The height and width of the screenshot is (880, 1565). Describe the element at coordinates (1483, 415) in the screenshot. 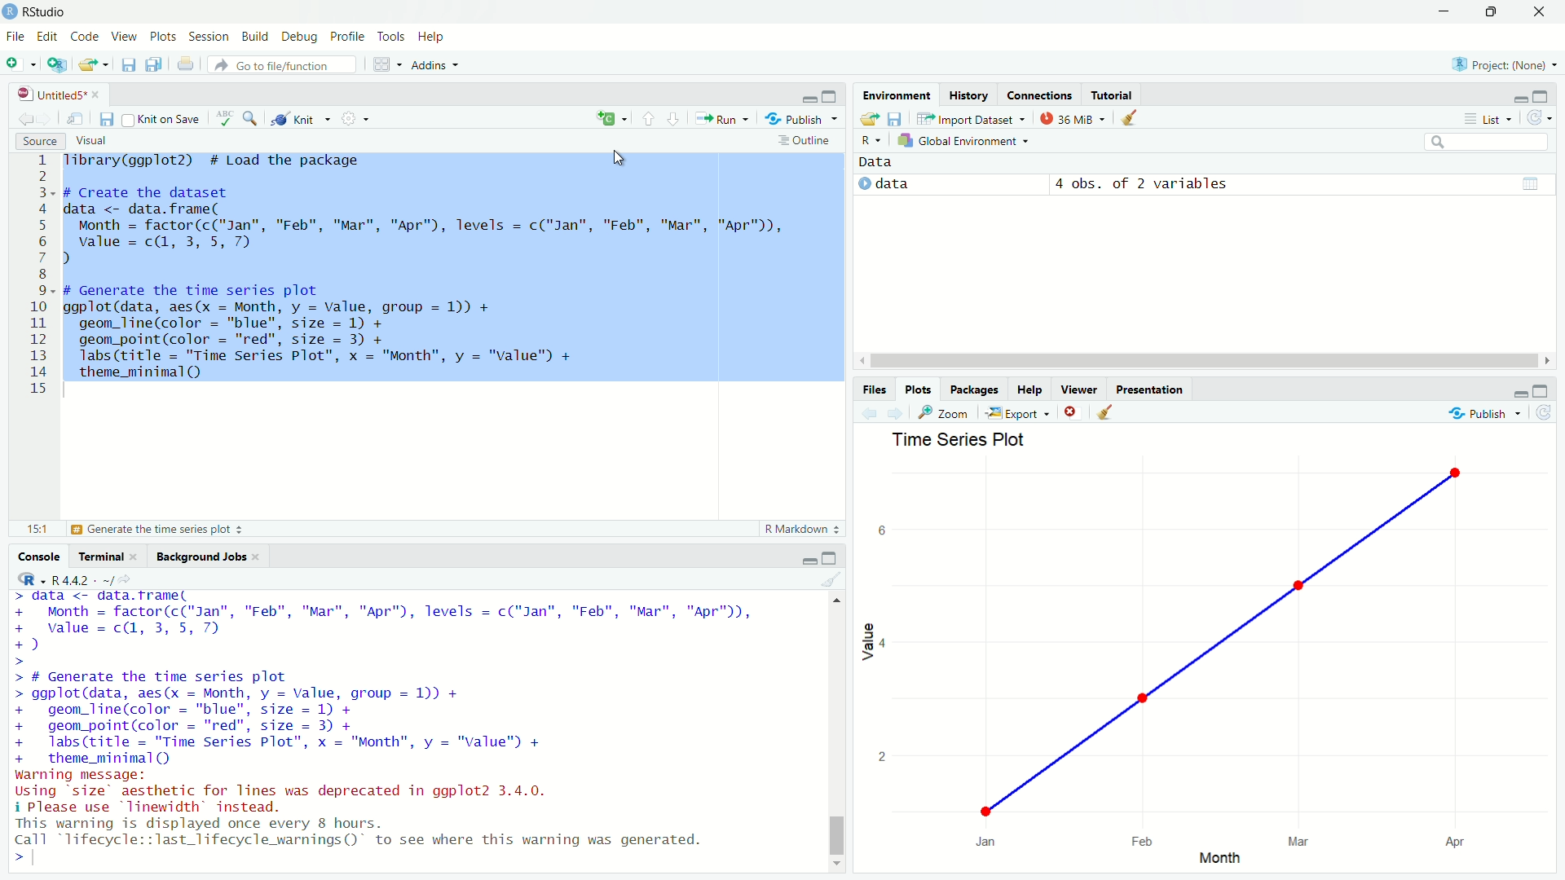

I see `publish` at that location.